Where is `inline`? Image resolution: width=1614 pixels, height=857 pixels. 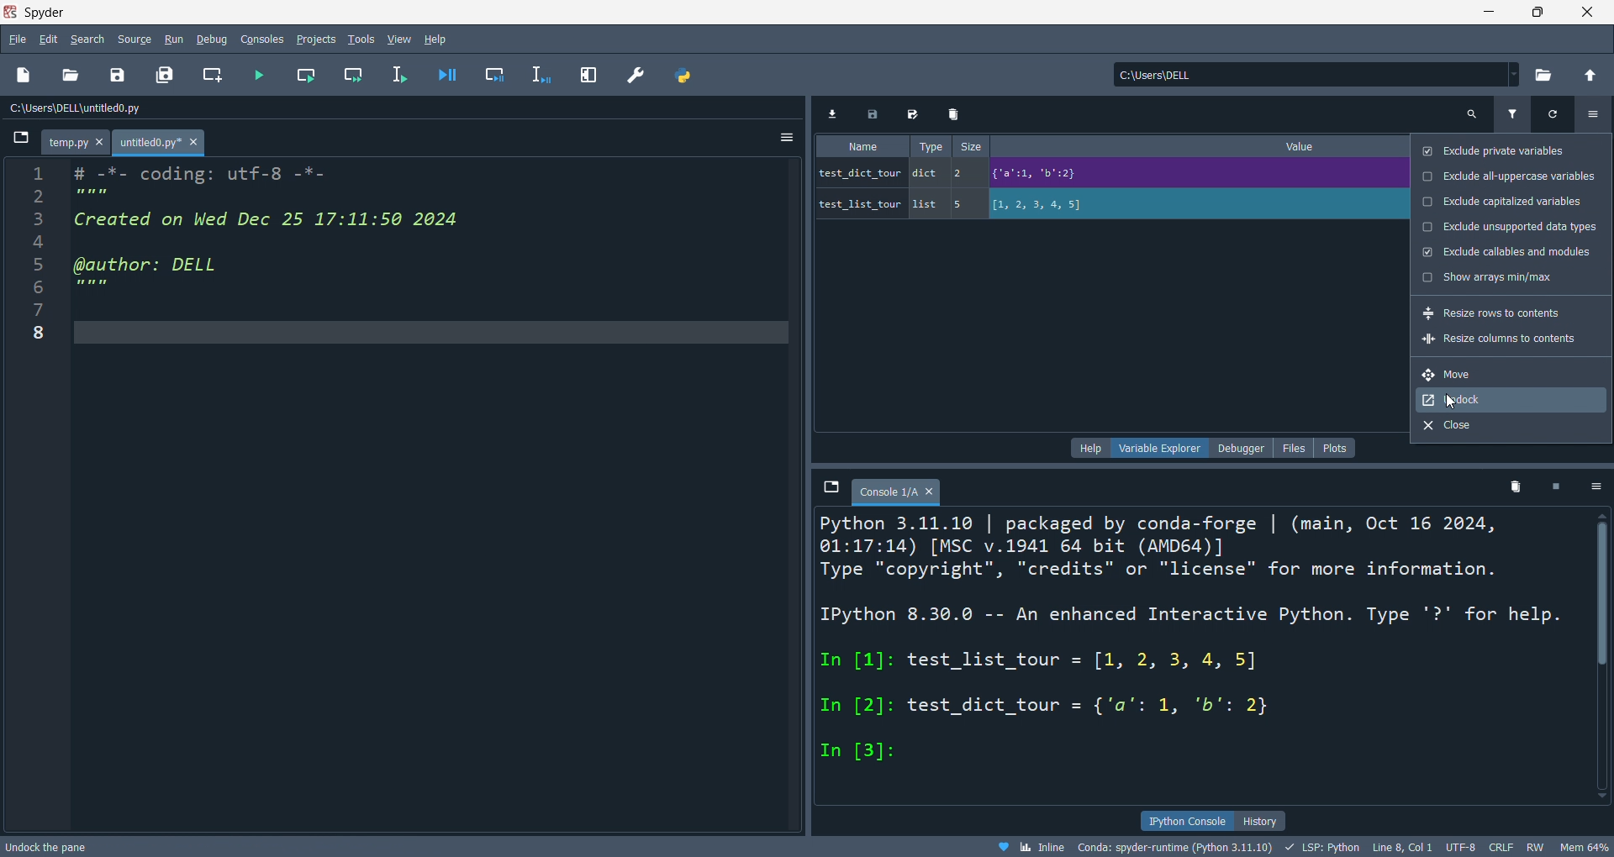 inline is located at coordinates (1029, 845).